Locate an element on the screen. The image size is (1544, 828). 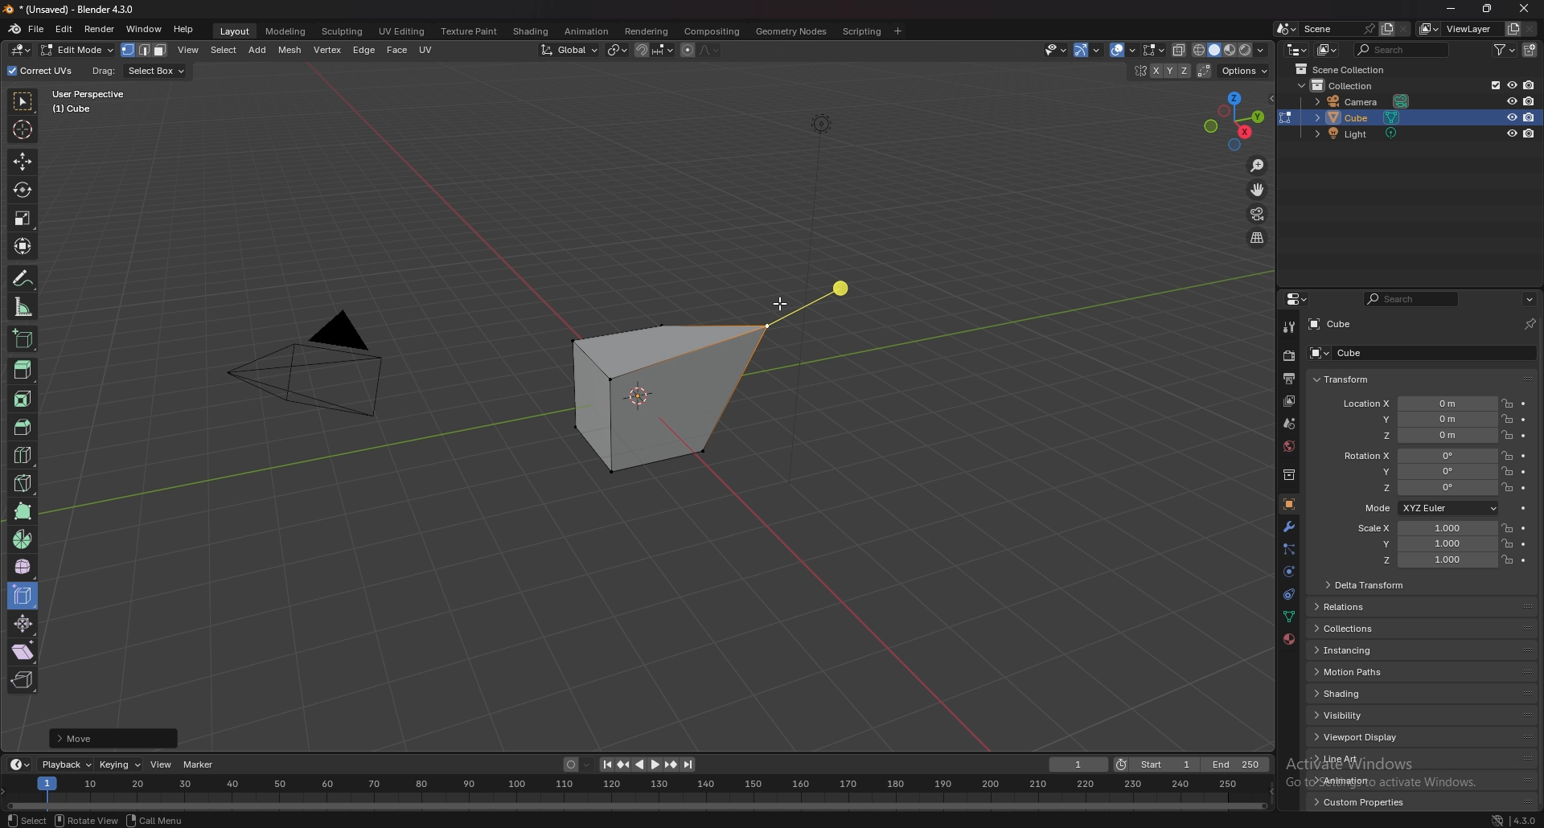
hide in viewport is located at coordinates (1512, 84).